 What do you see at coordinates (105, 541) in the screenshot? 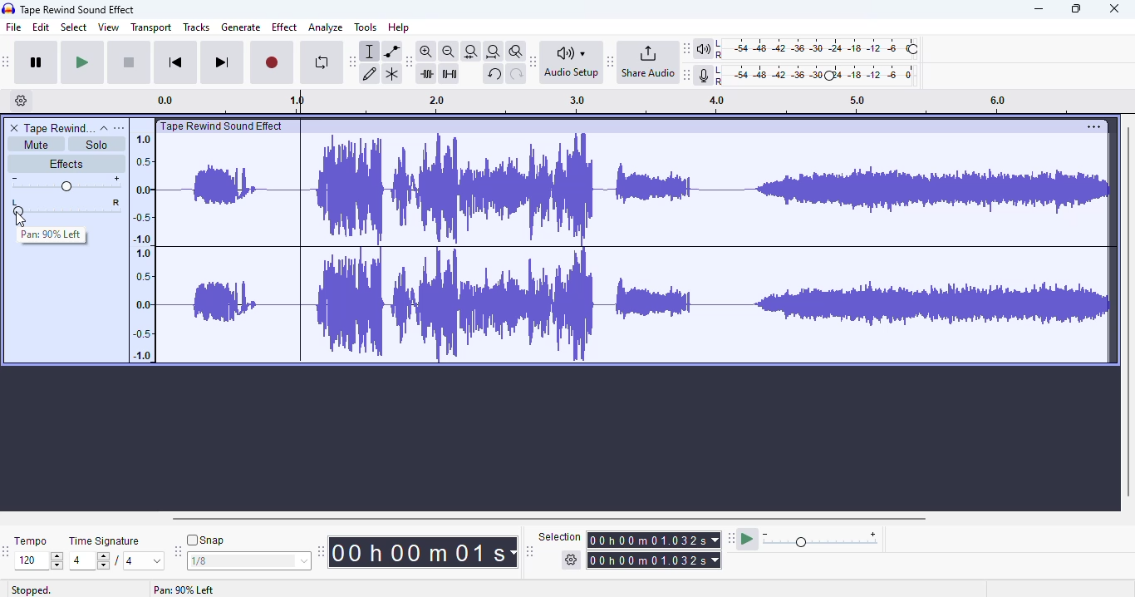
I see `time signature` at bounding box center [105, 541].